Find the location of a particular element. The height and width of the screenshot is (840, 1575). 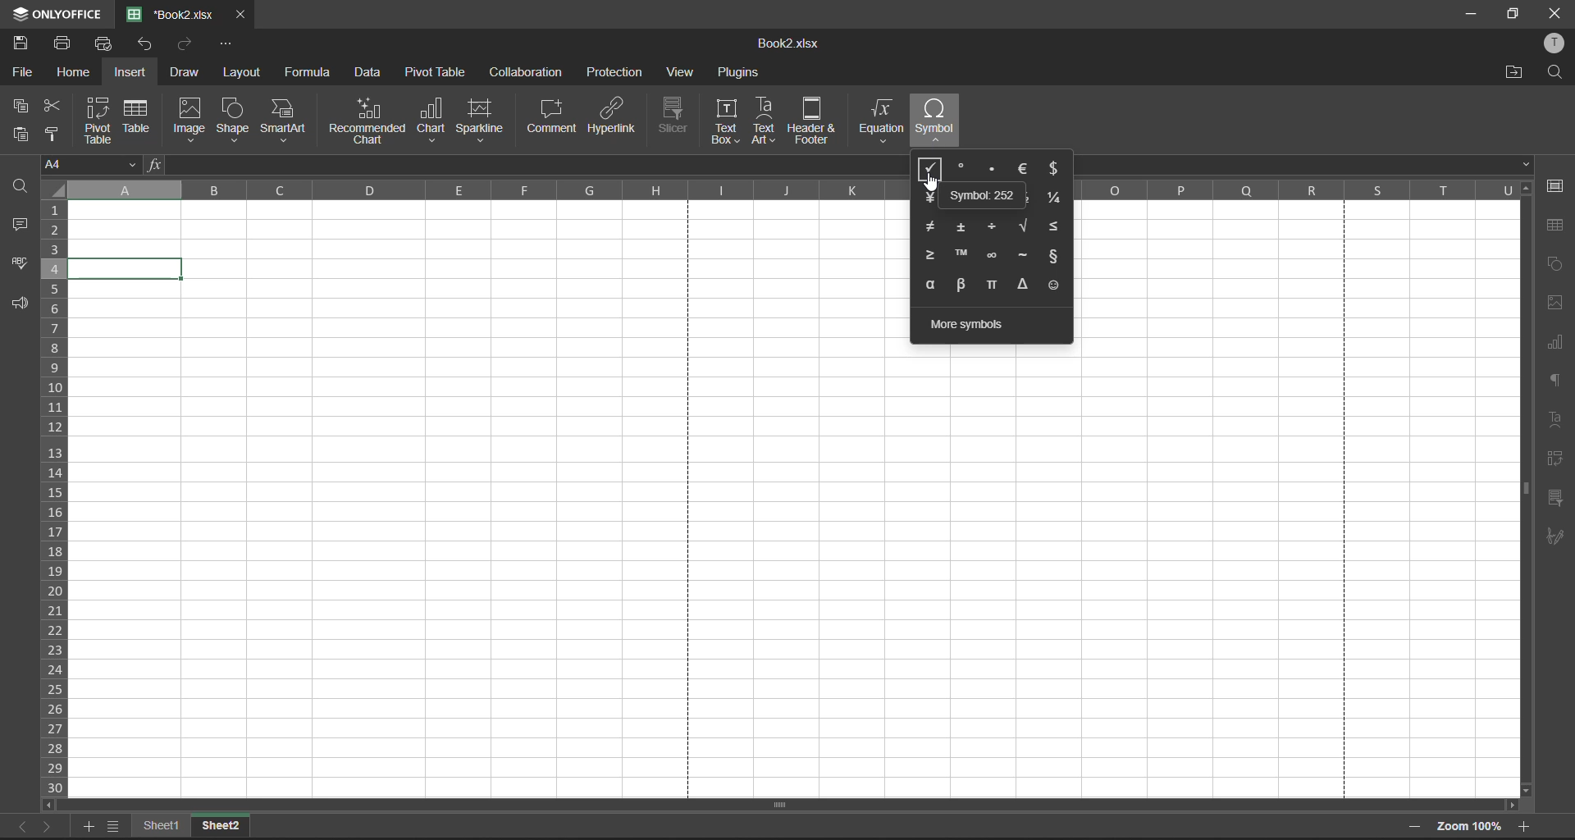

trade mark sign is located at coordinates (965, 256).